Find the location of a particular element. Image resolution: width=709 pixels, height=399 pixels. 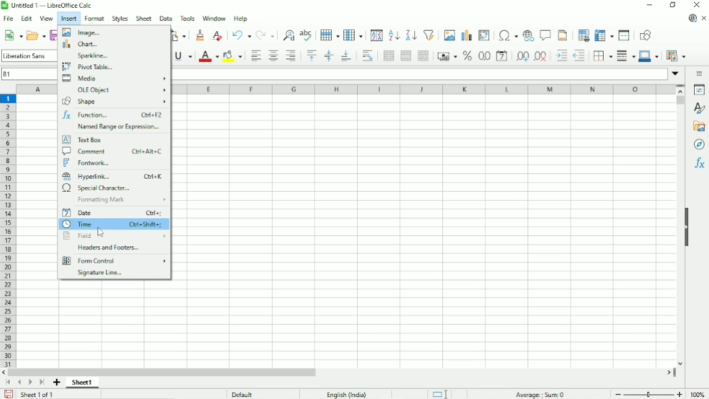

Font color is located at coordinates (209, 55).